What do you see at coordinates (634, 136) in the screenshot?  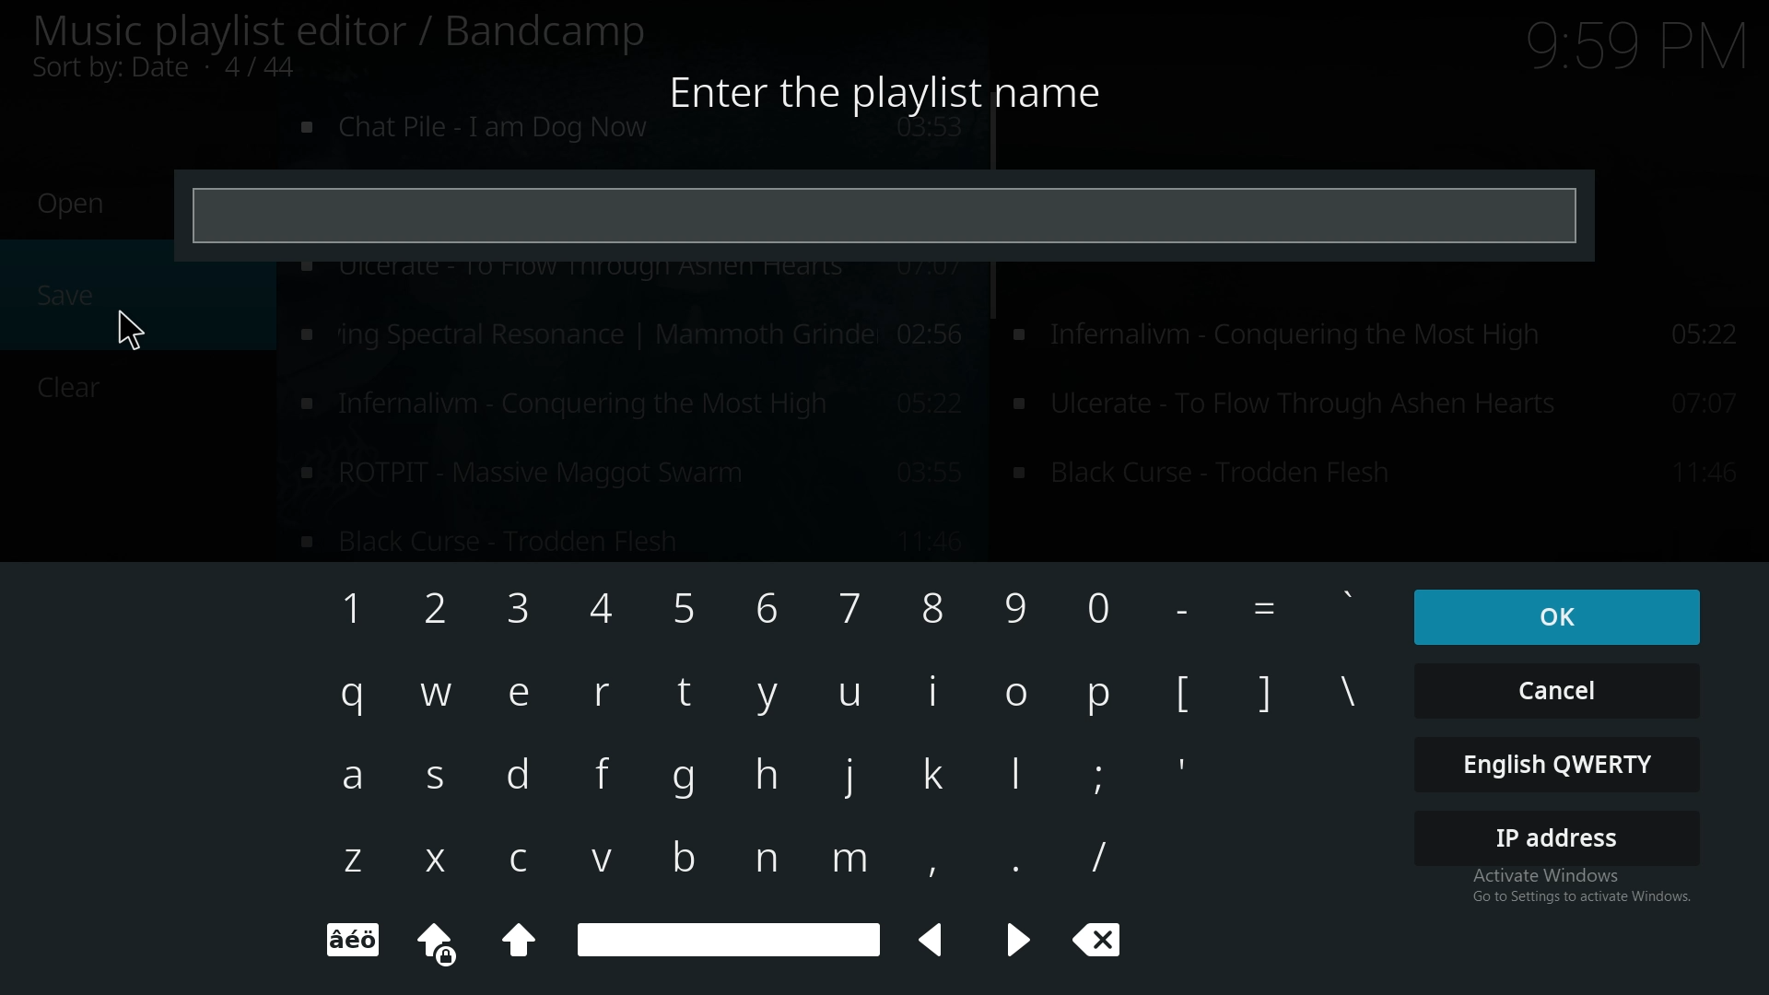 I see `music` at bounding box center [634, 136].